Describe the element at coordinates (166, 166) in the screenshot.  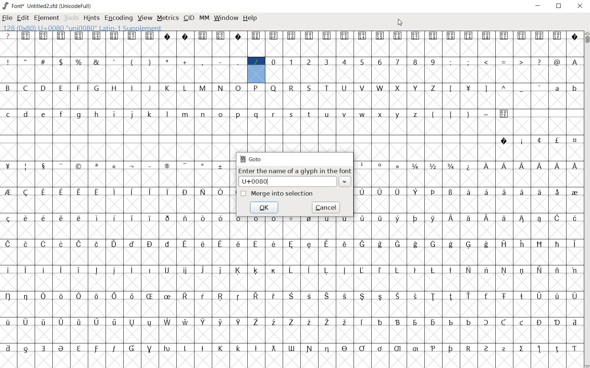
I see `glyph` at that location.